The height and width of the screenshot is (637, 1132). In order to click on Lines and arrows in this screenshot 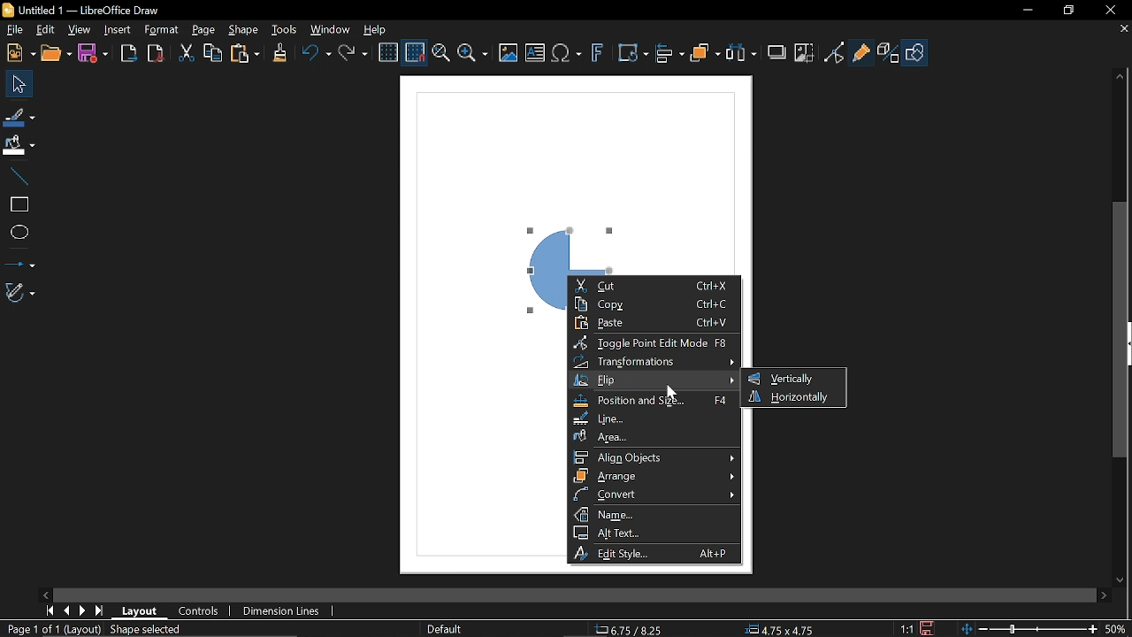, I will do `click(19, 261)`.